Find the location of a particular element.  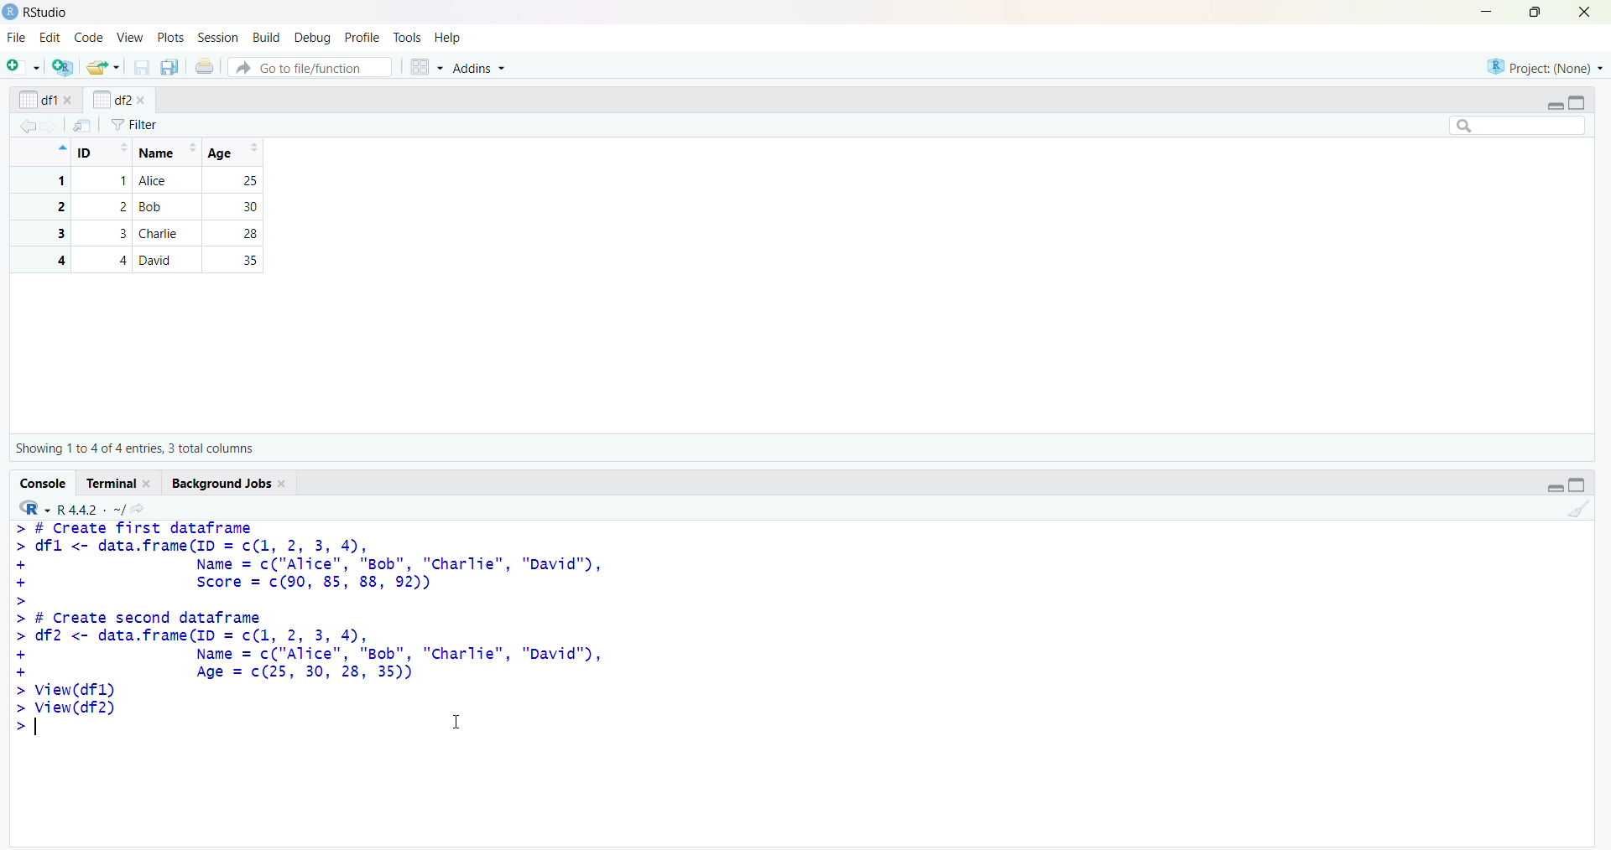

file is located at coordinates (18, 37).